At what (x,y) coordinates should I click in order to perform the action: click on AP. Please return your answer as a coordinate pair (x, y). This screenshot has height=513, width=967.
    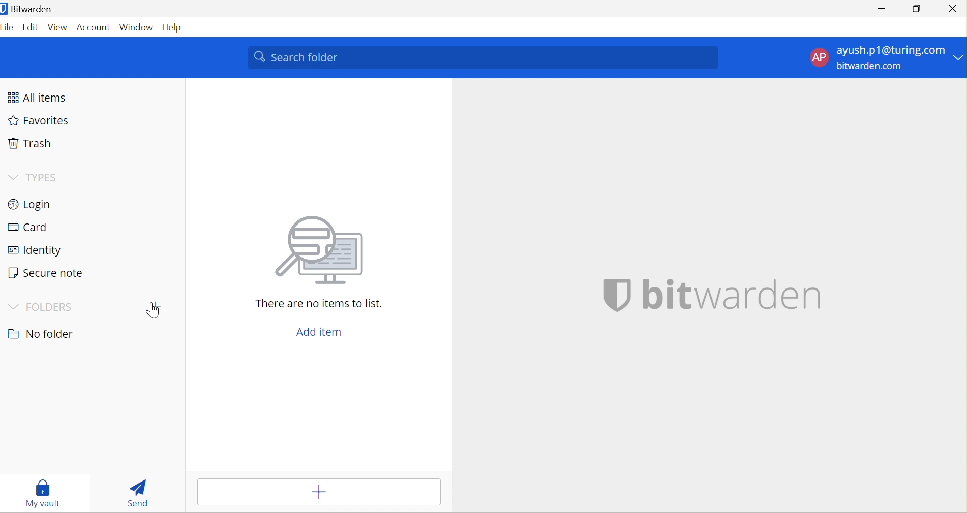
    Looking at the image, I should click on (818, 56).